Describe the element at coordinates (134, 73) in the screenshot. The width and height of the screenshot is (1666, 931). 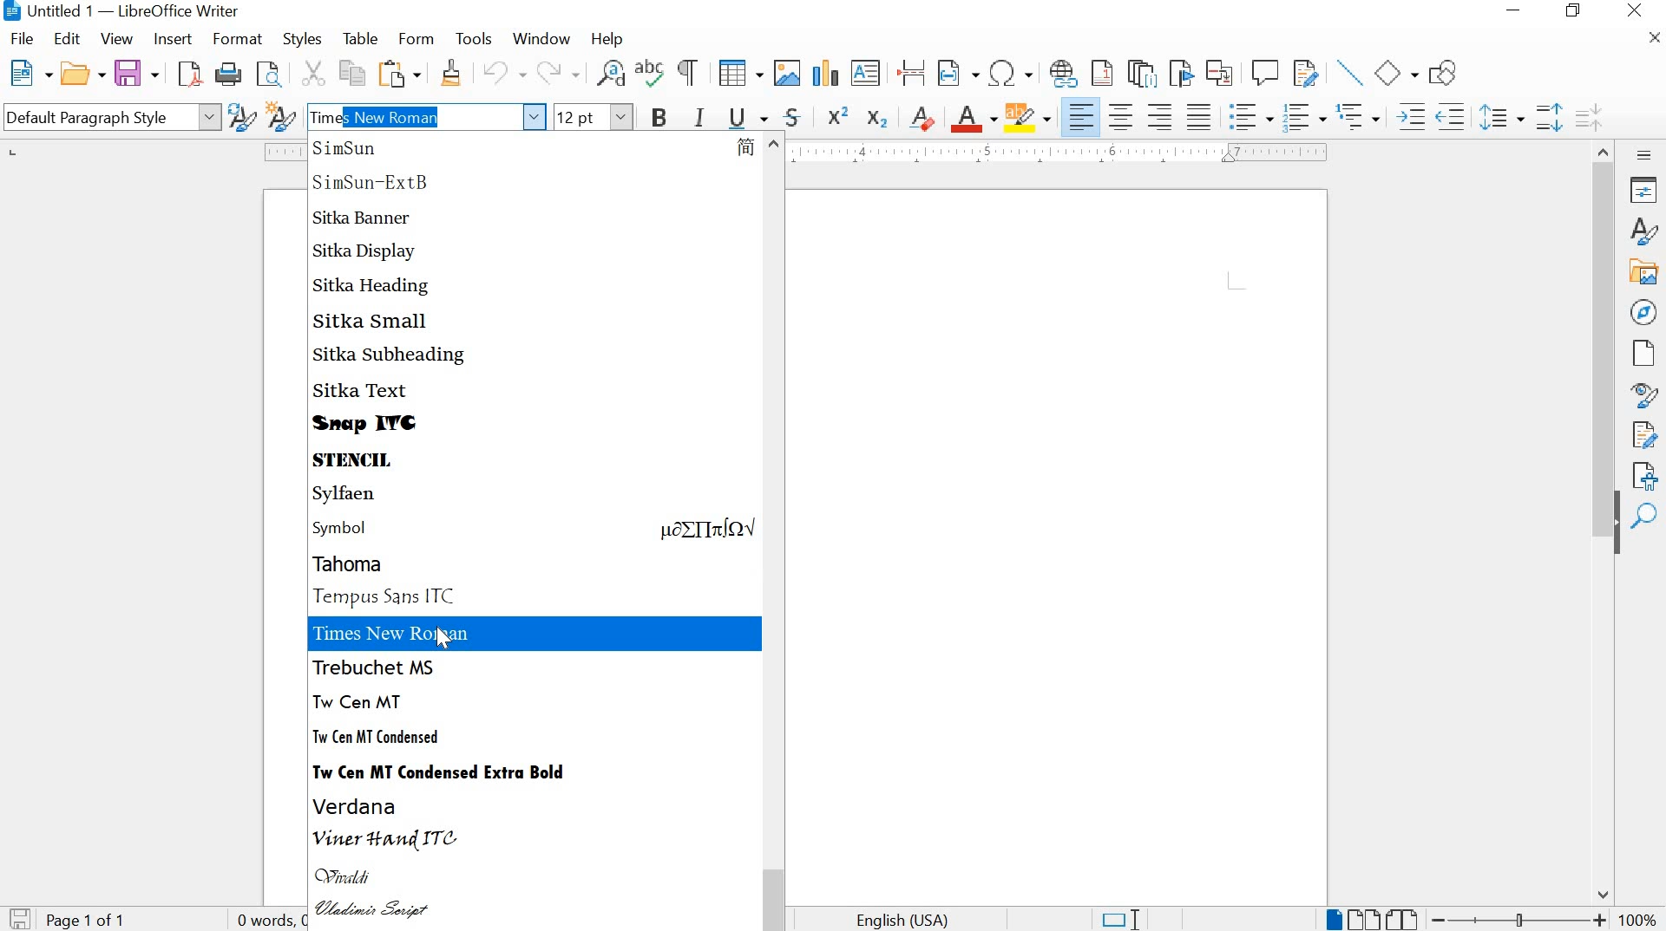
I see `SAVE` at that location.